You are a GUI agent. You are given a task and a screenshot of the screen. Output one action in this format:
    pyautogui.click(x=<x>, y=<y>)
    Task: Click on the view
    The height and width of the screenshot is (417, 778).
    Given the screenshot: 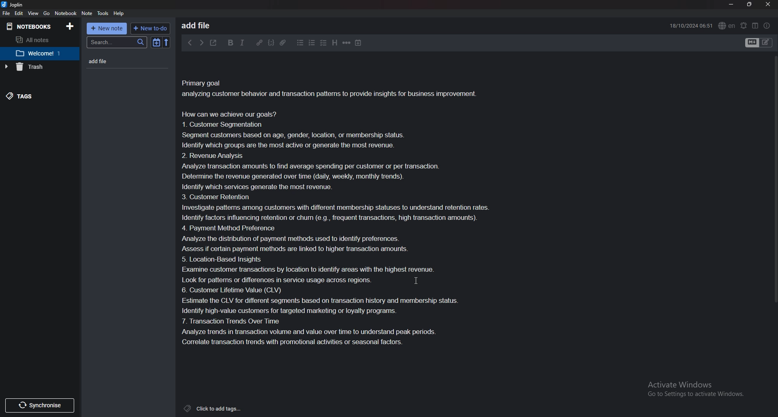 What is the action you would take?
    pyautogui.click(x=34, y=13)
    